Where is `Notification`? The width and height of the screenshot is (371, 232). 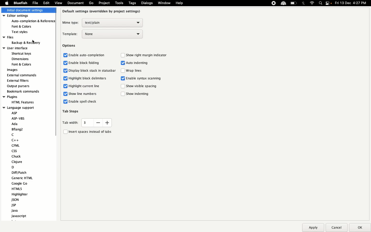
Notification is located at coordinates (330, 4).